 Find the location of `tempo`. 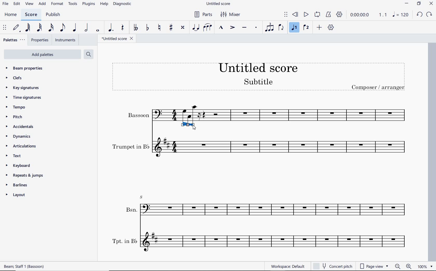

tempo is located at coordinates (17, 107).